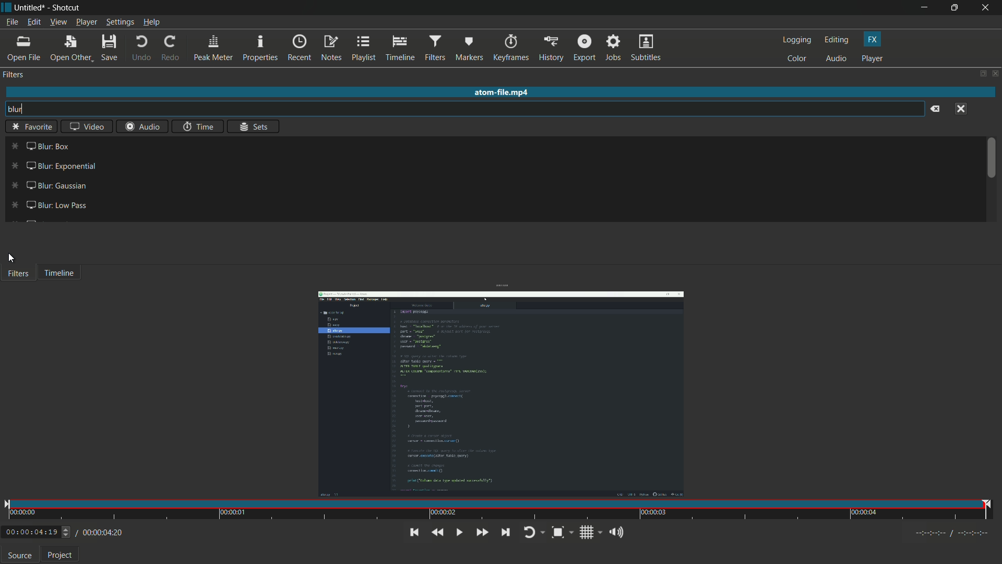  What do you see at coordinates (259, 49) in the screenshot?
I see `properties` at bounding box center [259, 49].